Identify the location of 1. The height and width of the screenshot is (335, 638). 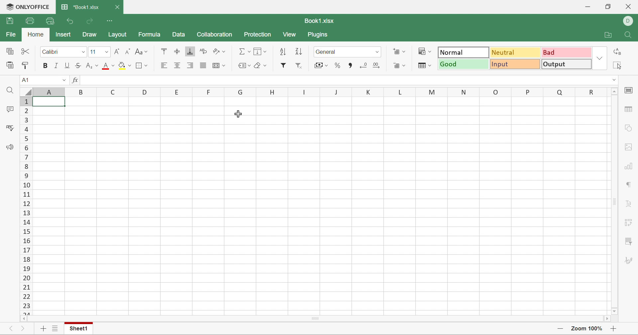
(25, 102).